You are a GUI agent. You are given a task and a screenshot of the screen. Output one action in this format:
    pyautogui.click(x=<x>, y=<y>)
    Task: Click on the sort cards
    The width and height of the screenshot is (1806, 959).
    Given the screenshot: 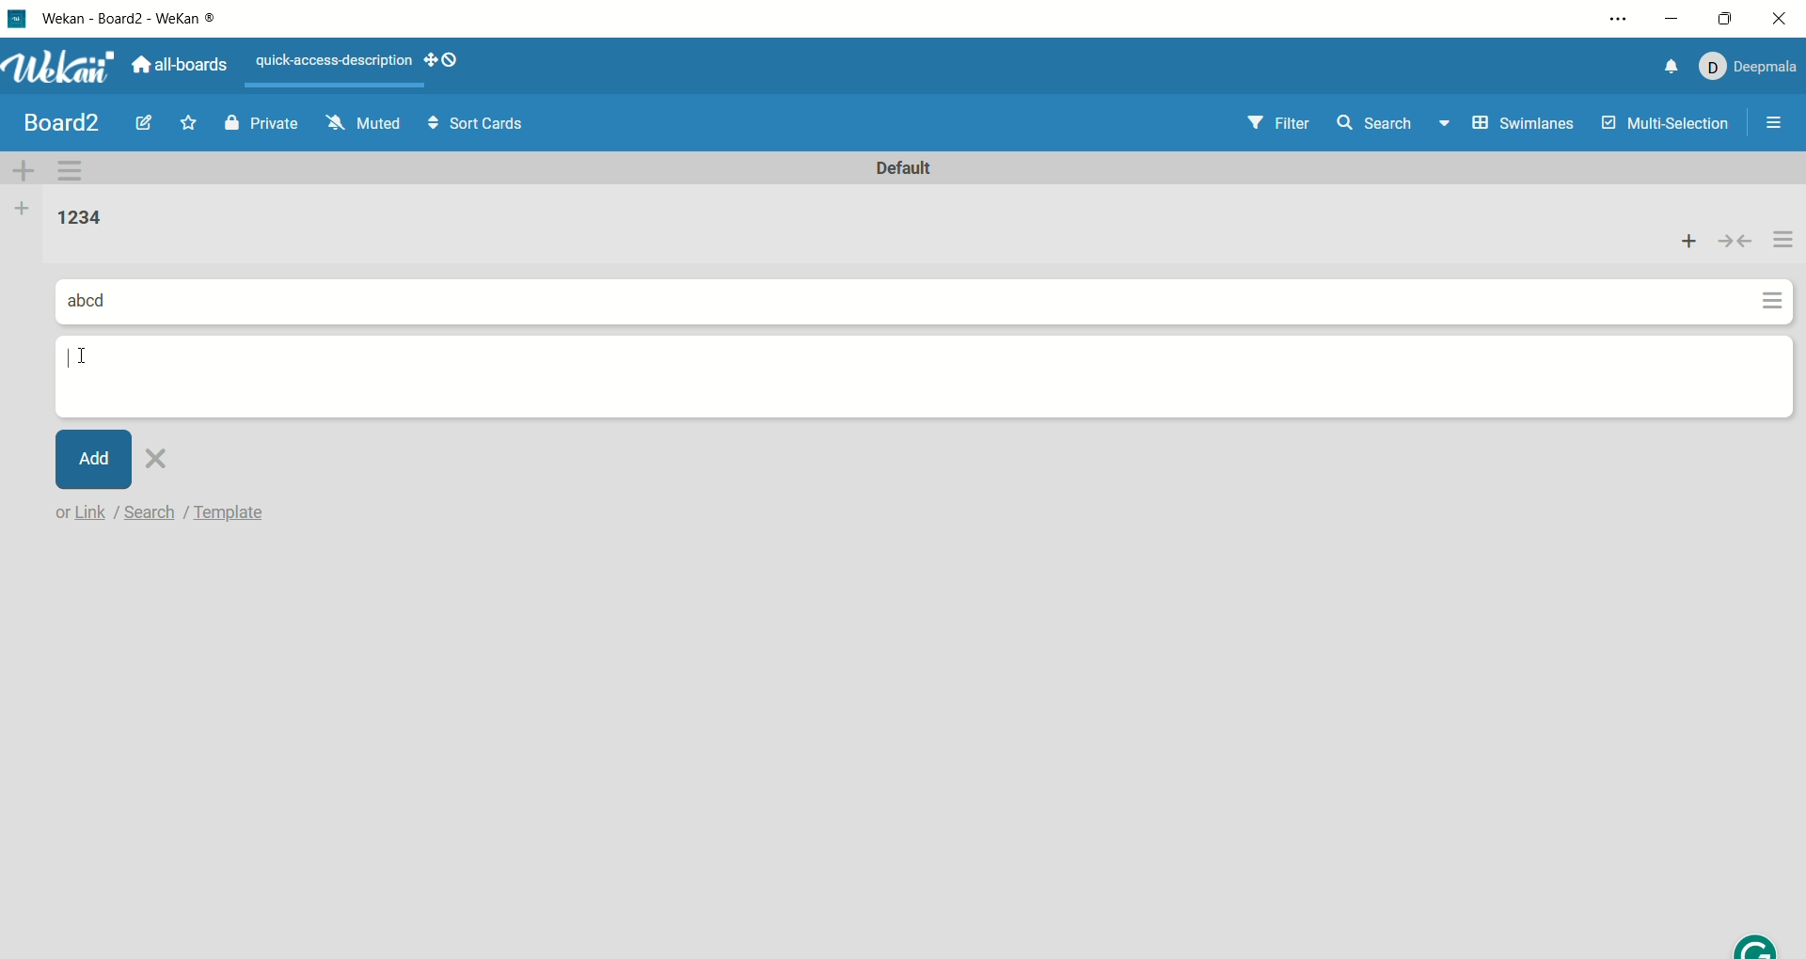 What is the action you would take?
    pyautogui.click(x=487, y=124)
    